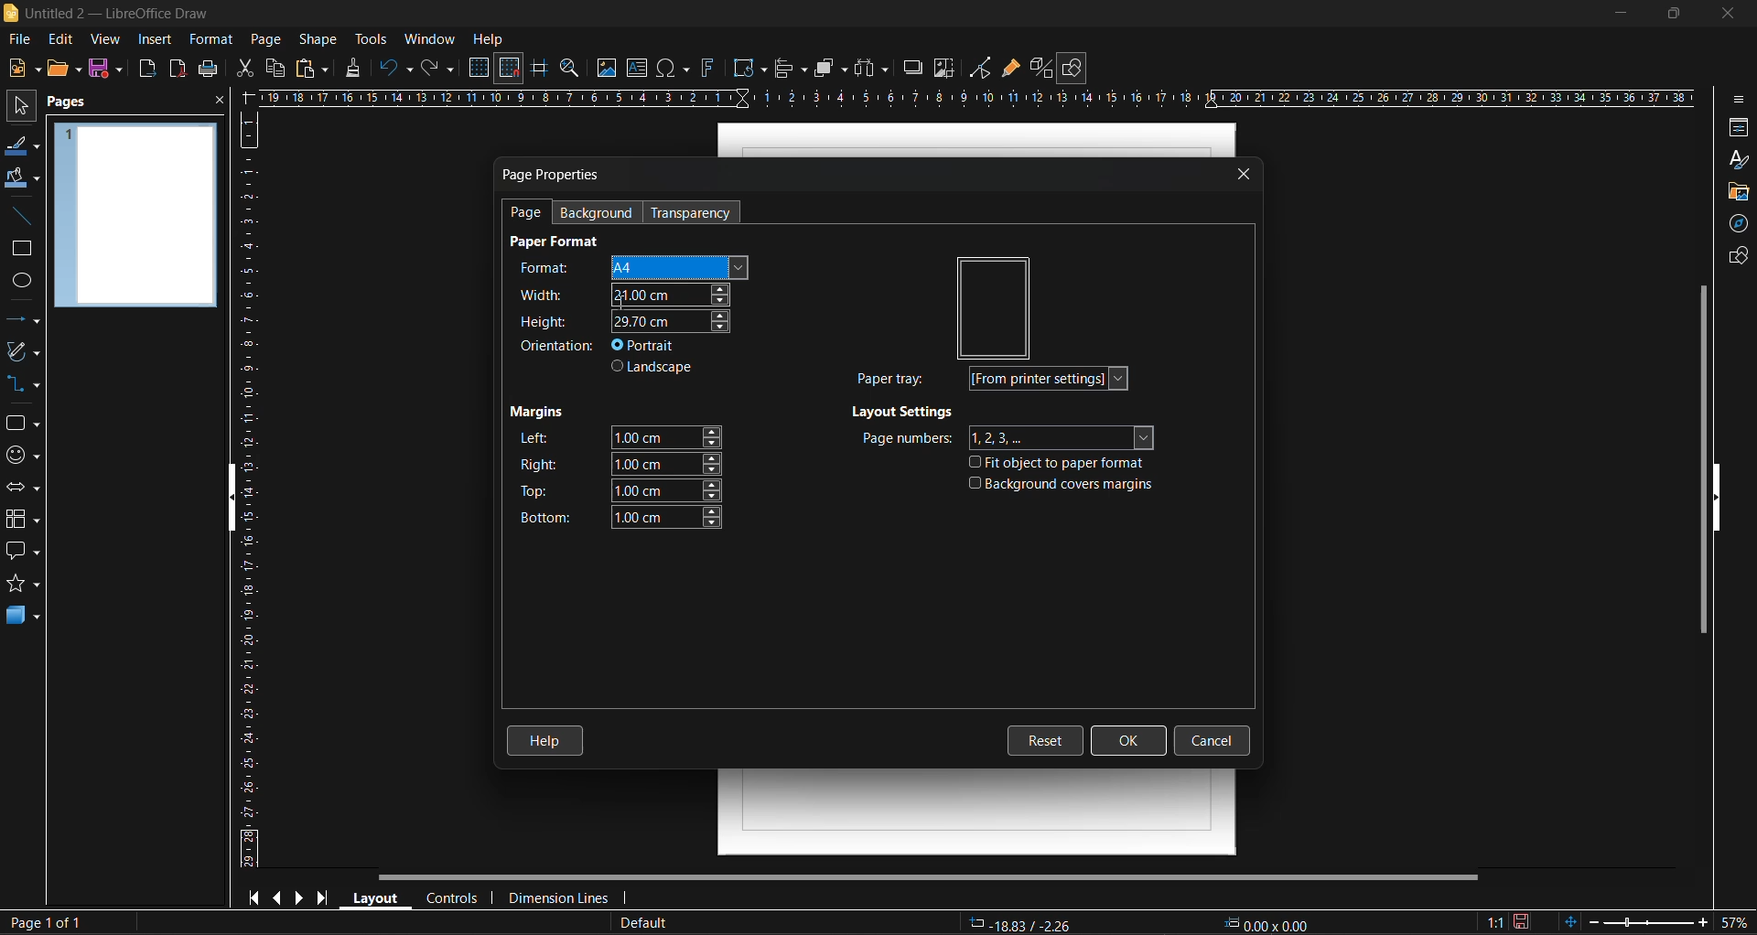  Describe the element at coordinates (1006, 438) in the screenshot. I see `page numbers` at that location.